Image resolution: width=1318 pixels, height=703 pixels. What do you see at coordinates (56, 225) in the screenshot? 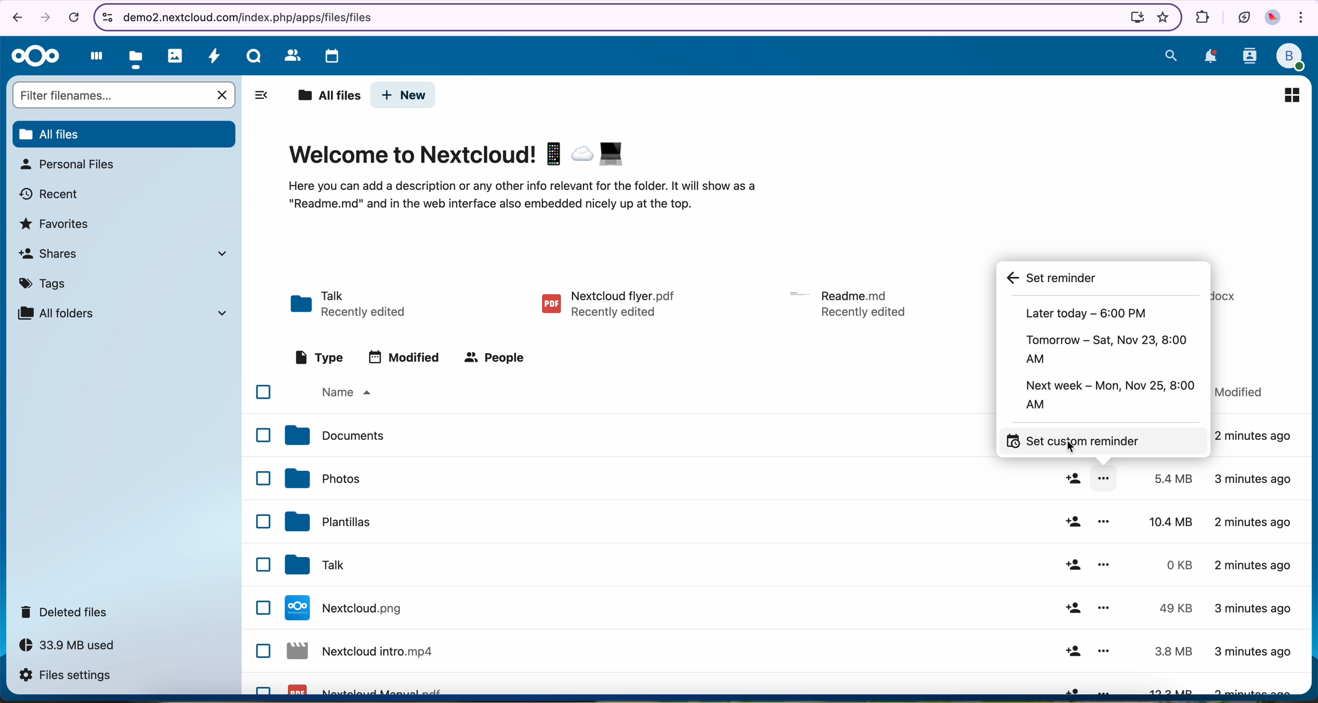
I see `favorites` at bounding box center [56, 225].